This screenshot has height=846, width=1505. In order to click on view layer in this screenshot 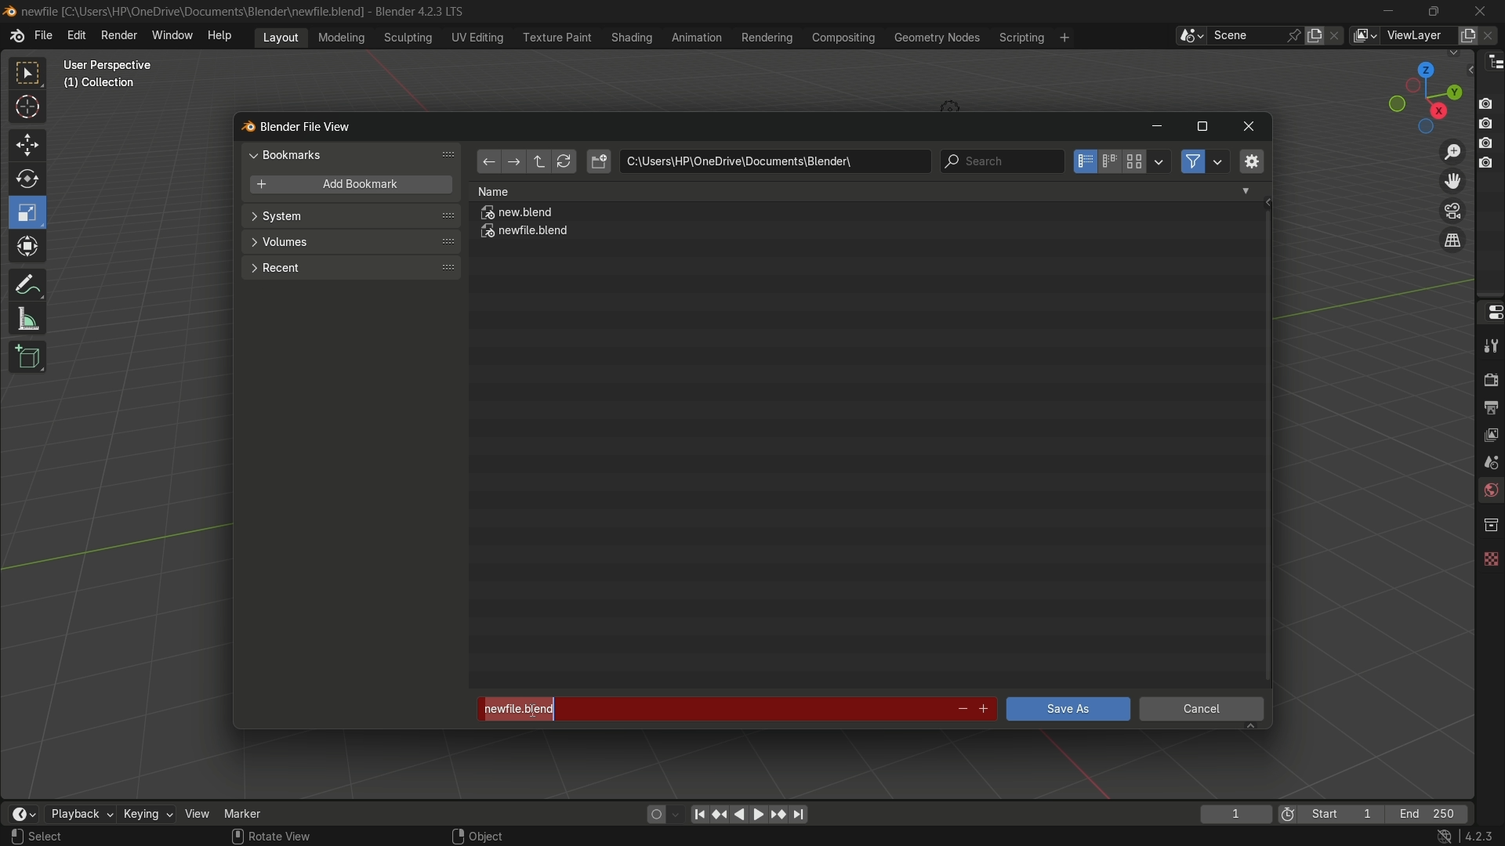, I will do `click(1489, 433)`.